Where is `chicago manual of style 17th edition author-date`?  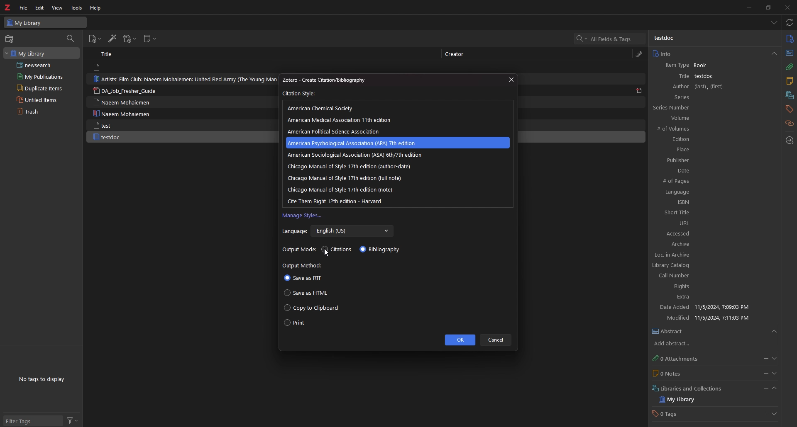
chicago manual of style 17th edition author-date is located at coordinates (349, 166).